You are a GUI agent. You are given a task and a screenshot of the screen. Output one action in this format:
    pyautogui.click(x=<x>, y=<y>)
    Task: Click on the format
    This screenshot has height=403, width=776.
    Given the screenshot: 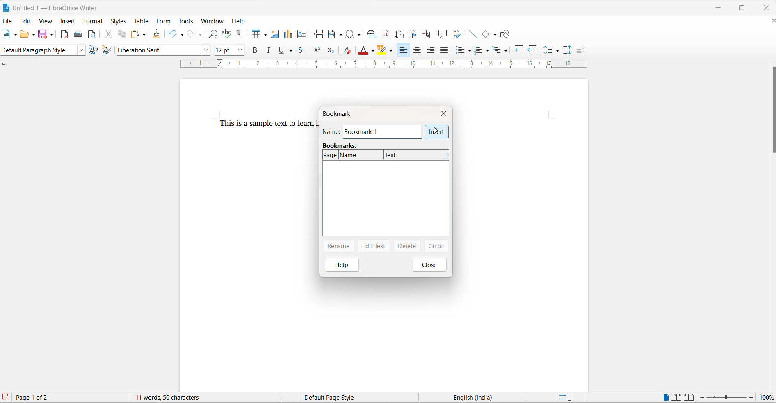 What is the action you would take?
    pyautogui.click(x=94, y=22)
    